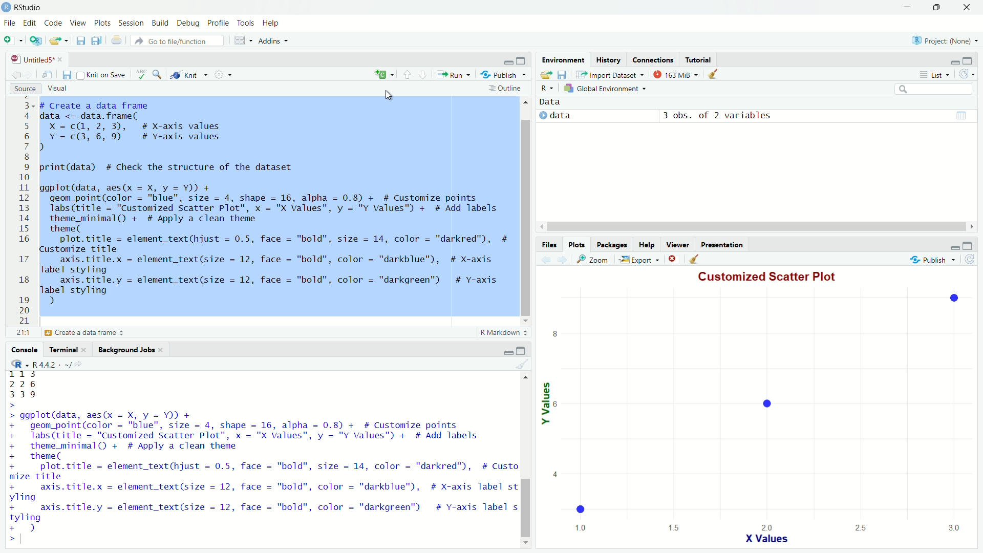 The height and width of the screenshot is (553, 983). Describe the element at coordinates (189, 73) in the screenshot. I see `Kniit` at that location.